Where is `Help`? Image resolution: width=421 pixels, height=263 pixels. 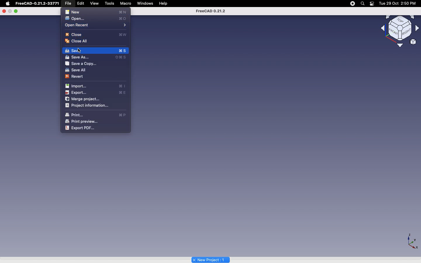 Help is located at coordinates (164, 4).